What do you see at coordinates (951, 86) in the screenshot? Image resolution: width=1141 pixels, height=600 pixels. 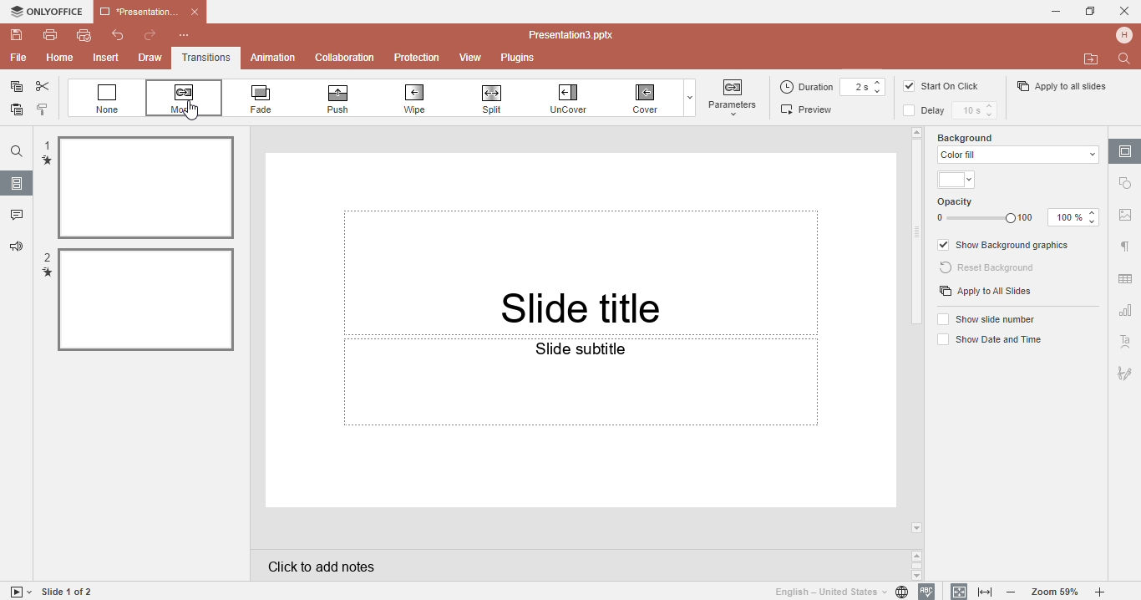 I see `Start on click` at bounding box center [951, 86].